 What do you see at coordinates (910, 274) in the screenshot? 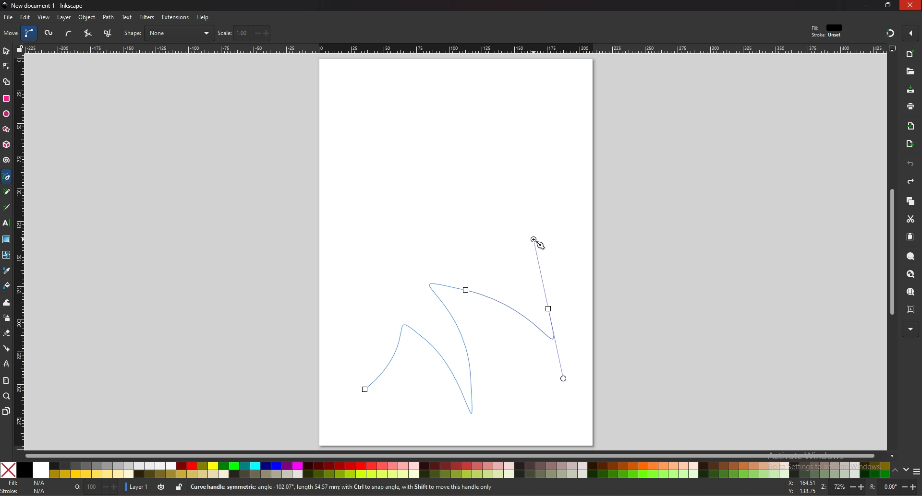
I see `zoom drawing` at bounding box center [910, 274].